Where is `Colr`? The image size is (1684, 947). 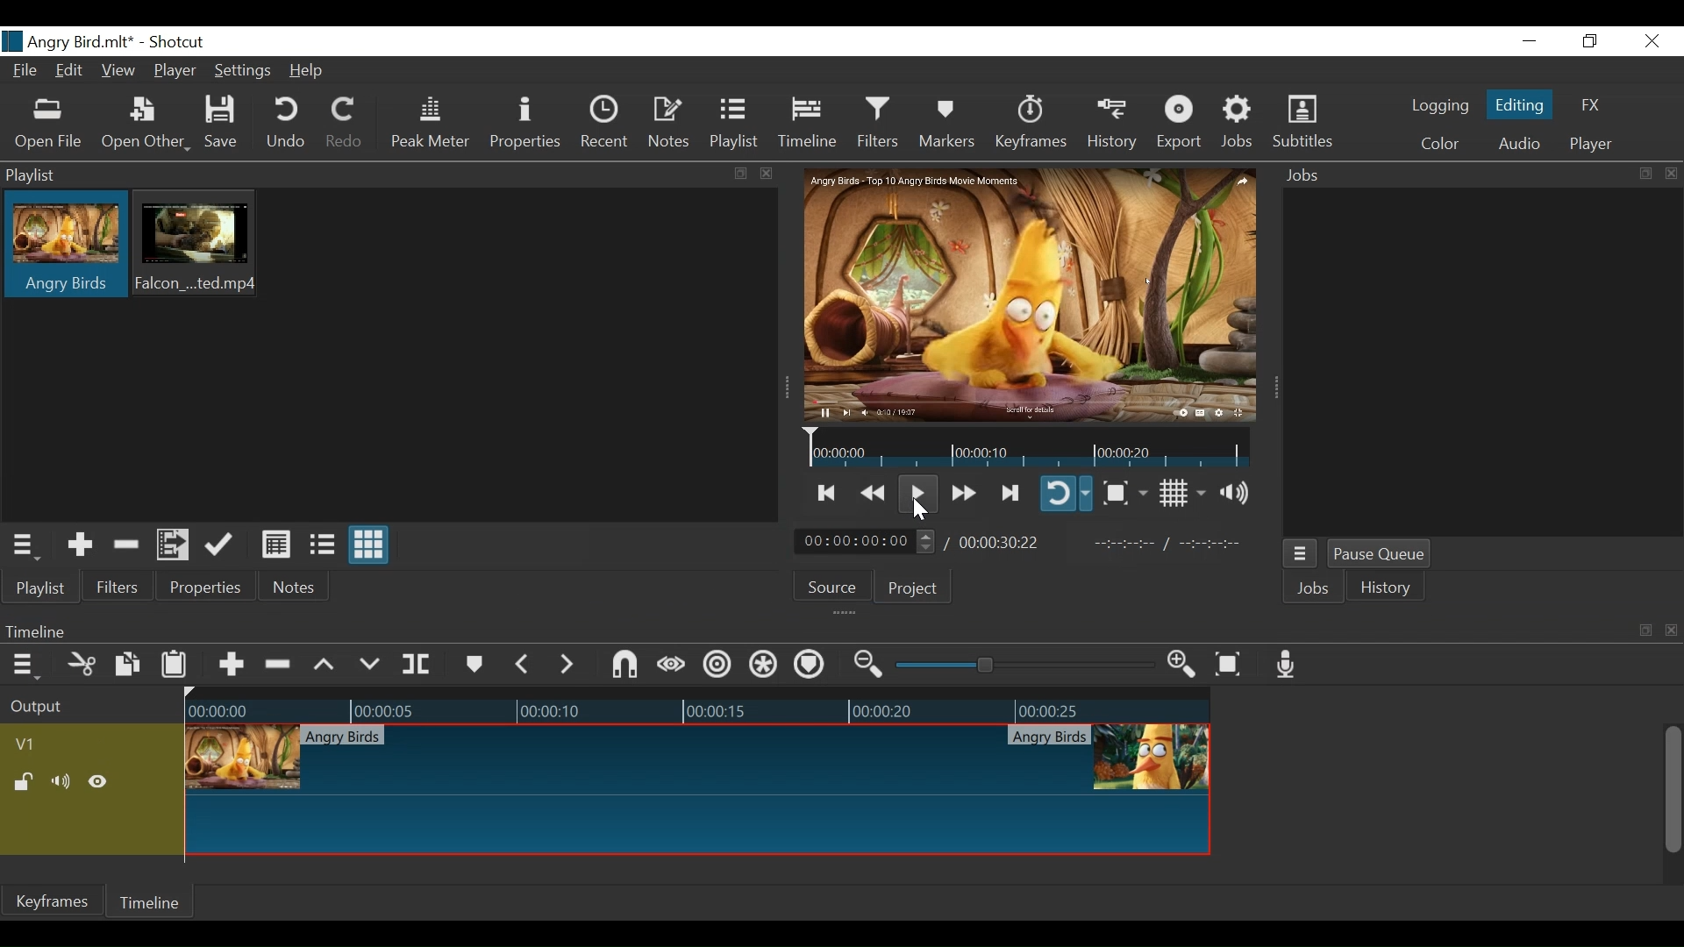
Colr is located at coordinates (1439, 144).